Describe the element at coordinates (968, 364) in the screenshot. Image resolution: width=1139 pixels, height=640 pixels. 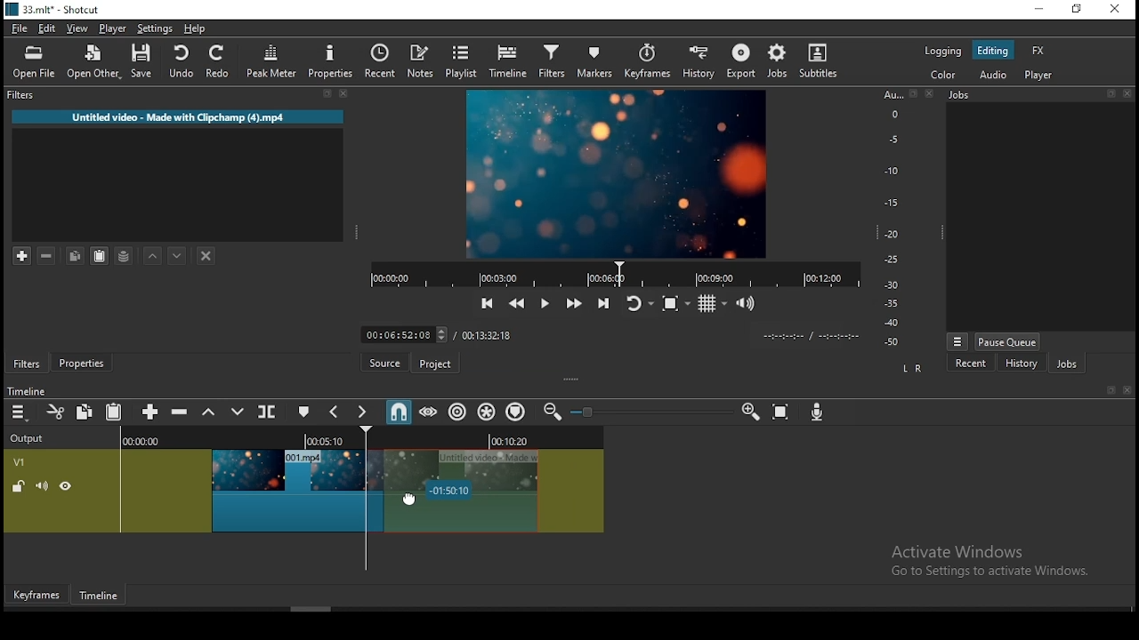
I see `recent` at that location.